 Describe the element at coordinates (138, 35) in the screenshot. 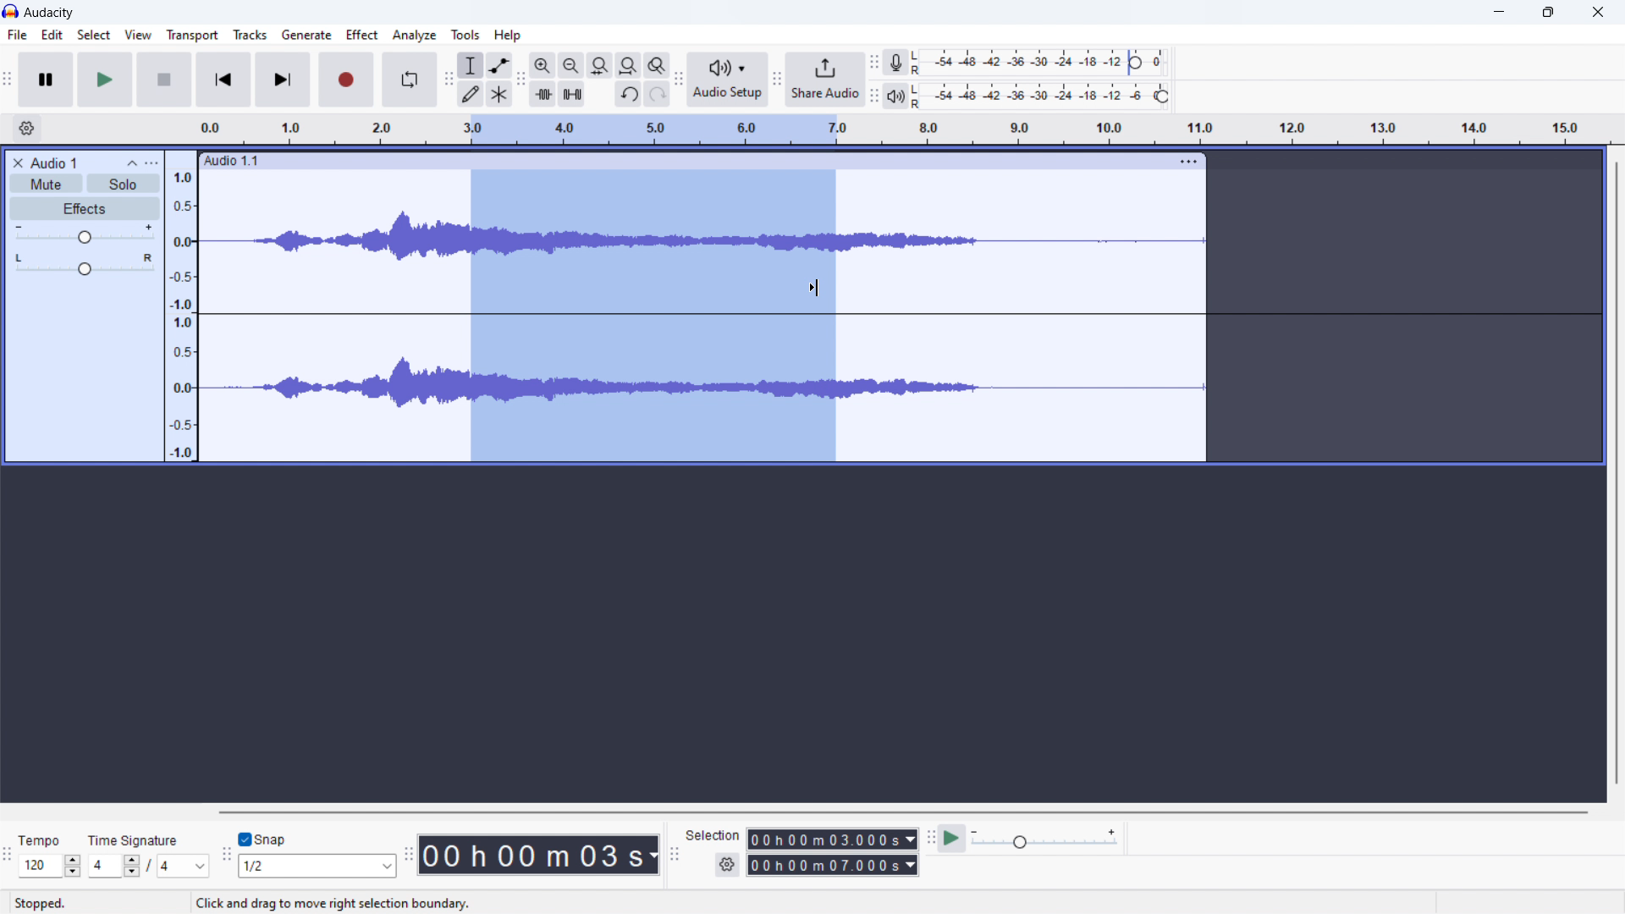

I see `view` at that location.